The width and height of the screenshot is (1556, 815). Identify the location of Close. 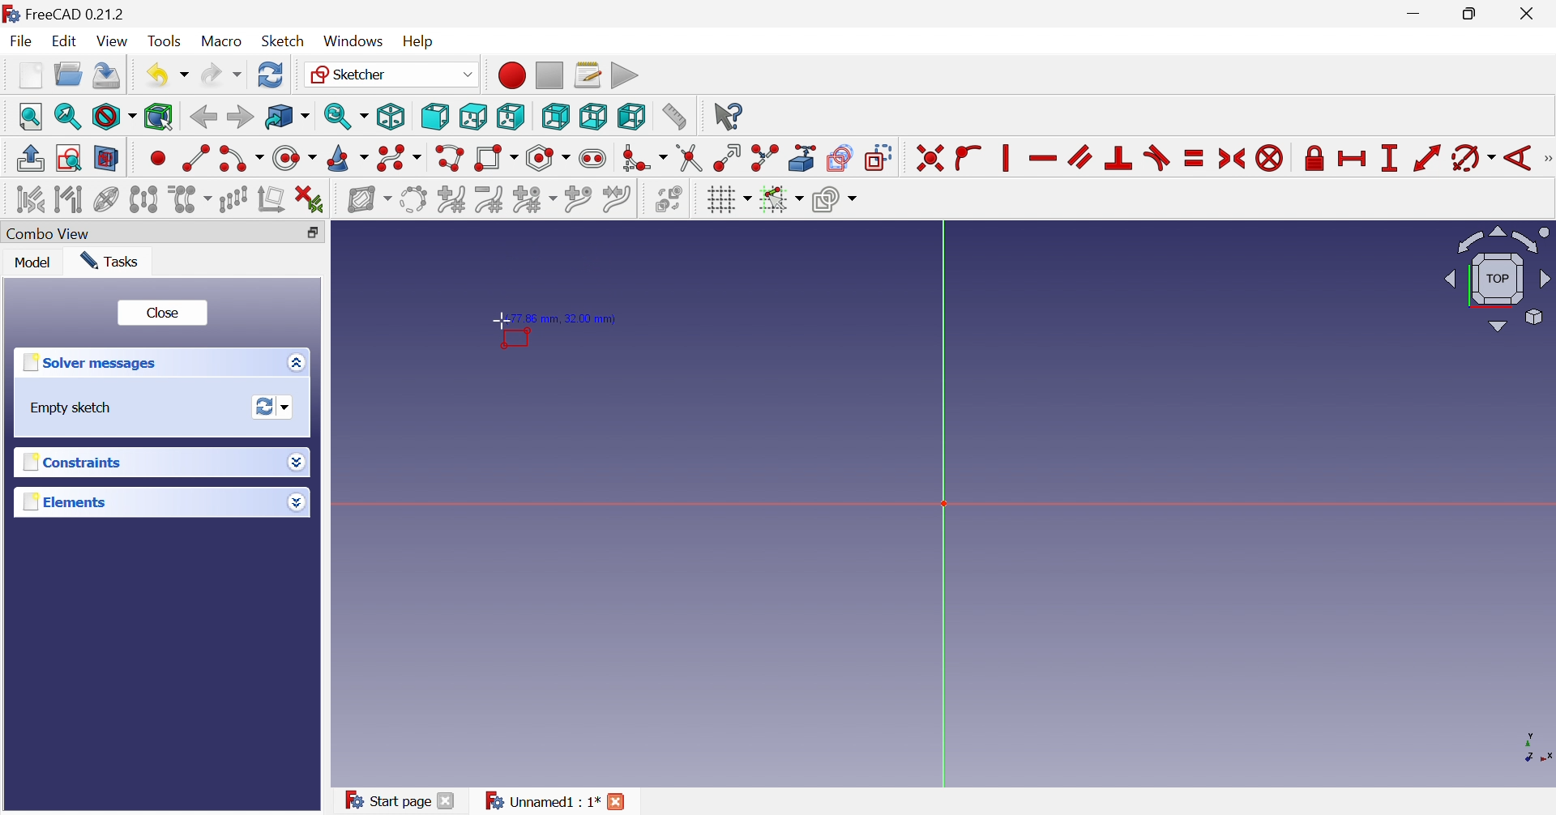
(1530, 15).